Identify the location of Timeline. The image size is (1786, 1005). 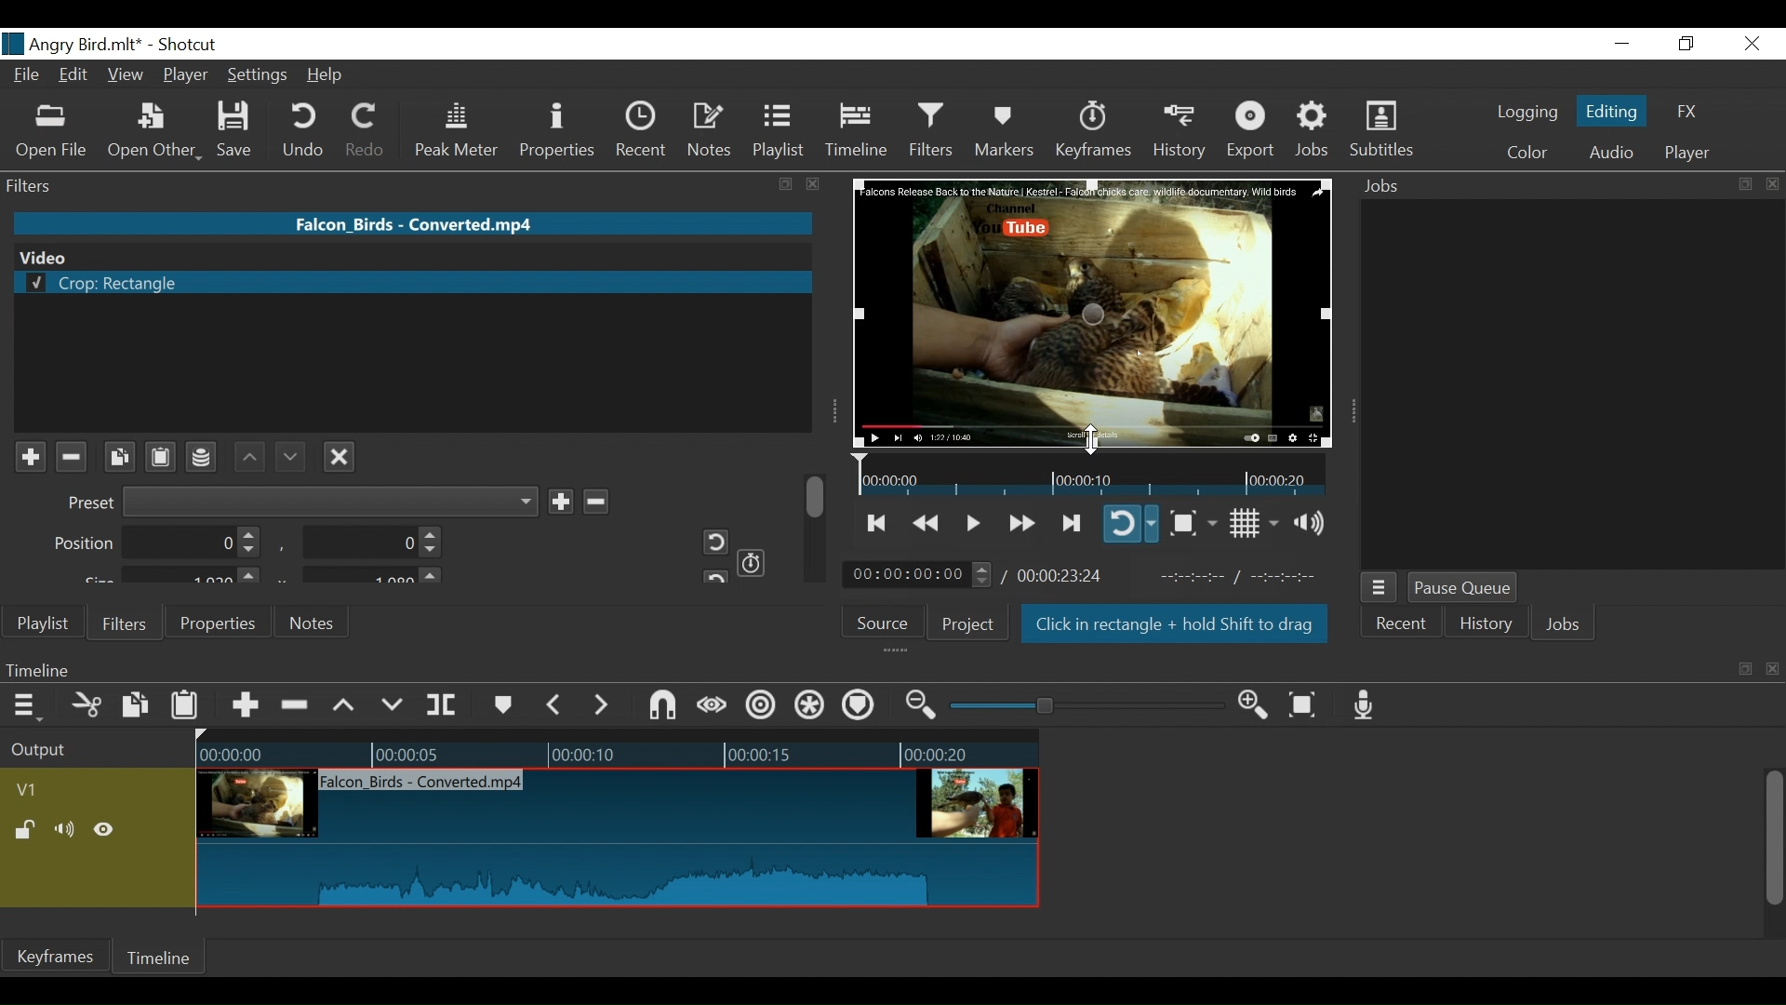
(860, 669).